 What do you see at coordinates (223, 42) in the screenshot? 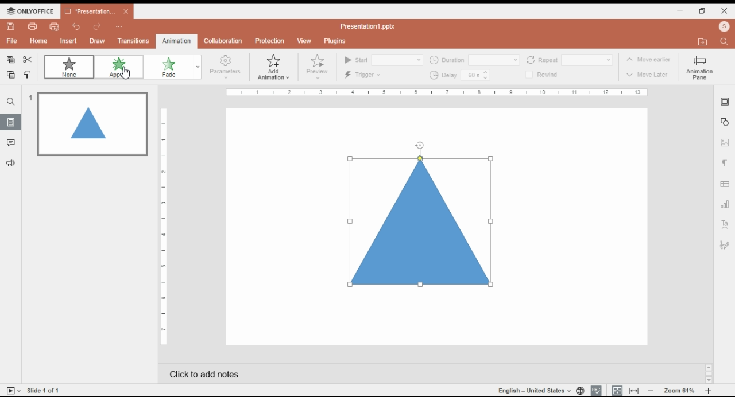
I see `collaboration` at bounding box center [223, 42].